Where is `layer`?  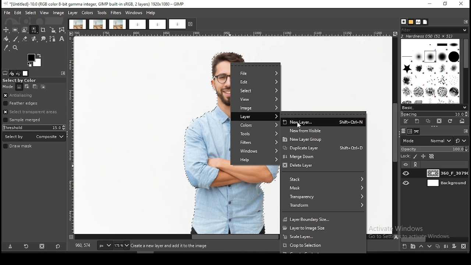 layer is located at coordinates (446, 183).